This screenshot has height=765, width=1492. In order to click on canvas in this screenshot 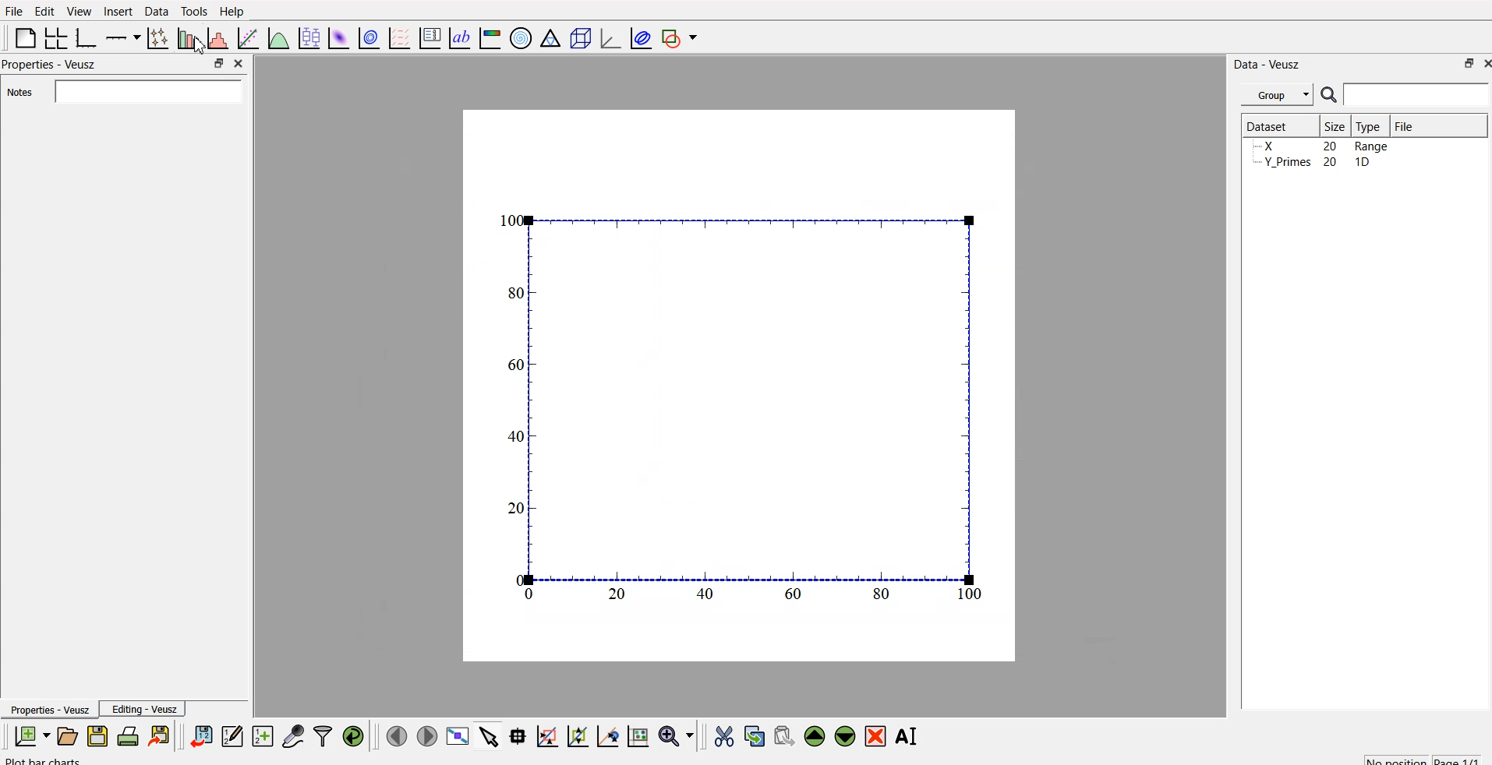, I will do `click(739, 386)`.